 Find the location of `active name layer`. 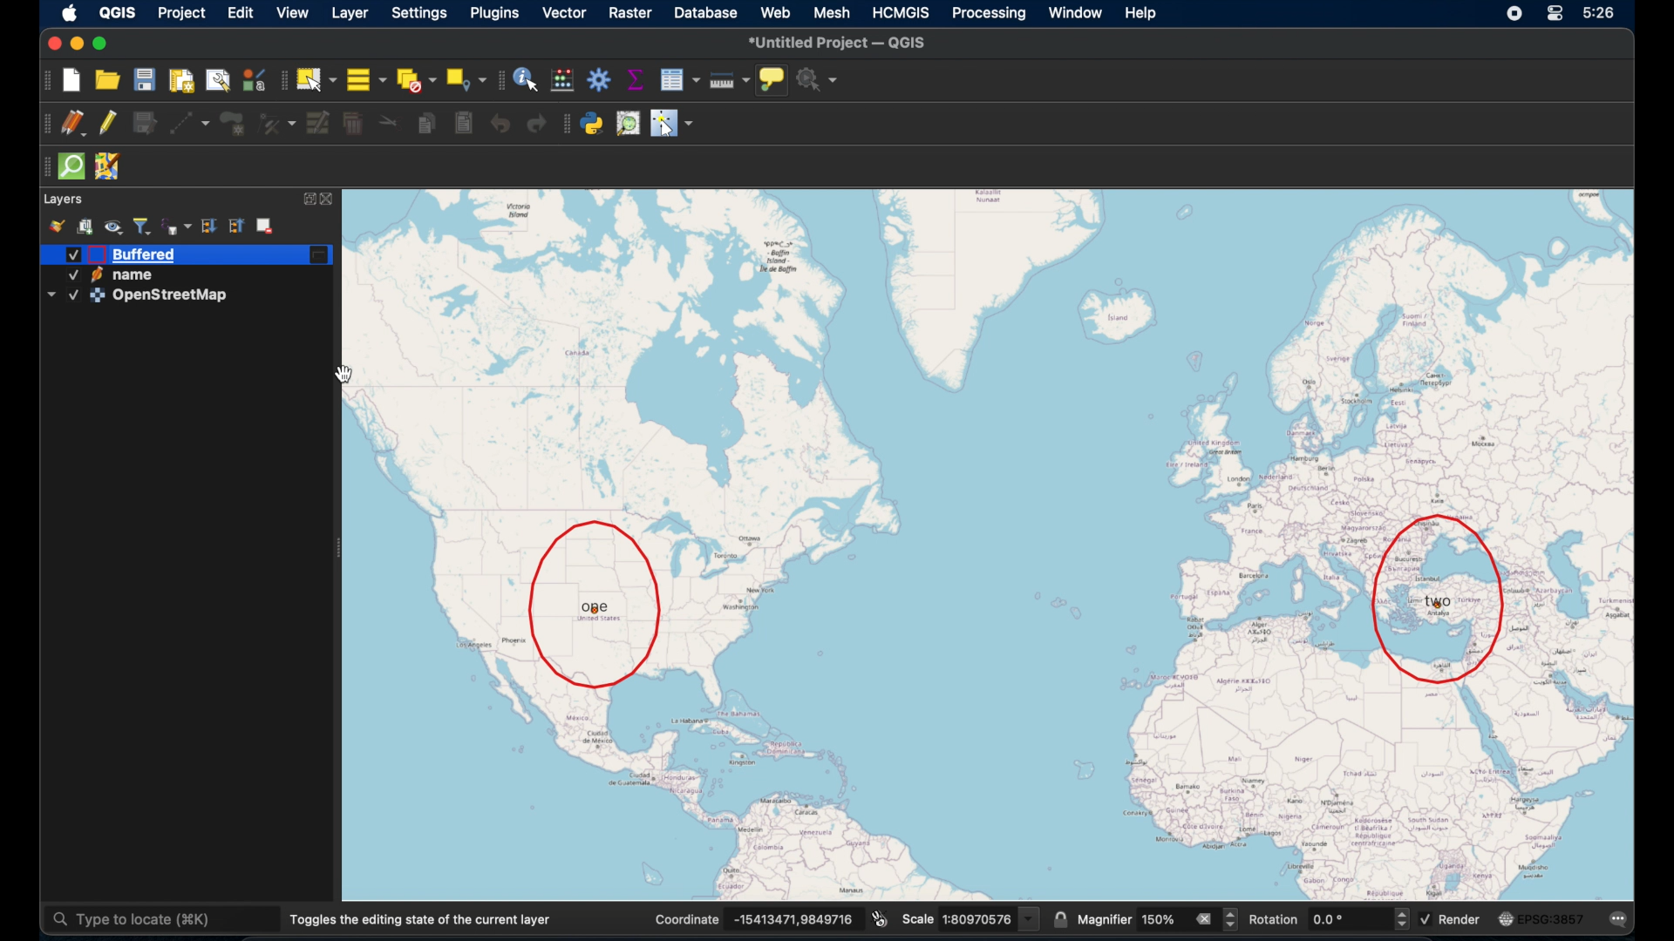

active name layer is located at coordinates (106, 274).